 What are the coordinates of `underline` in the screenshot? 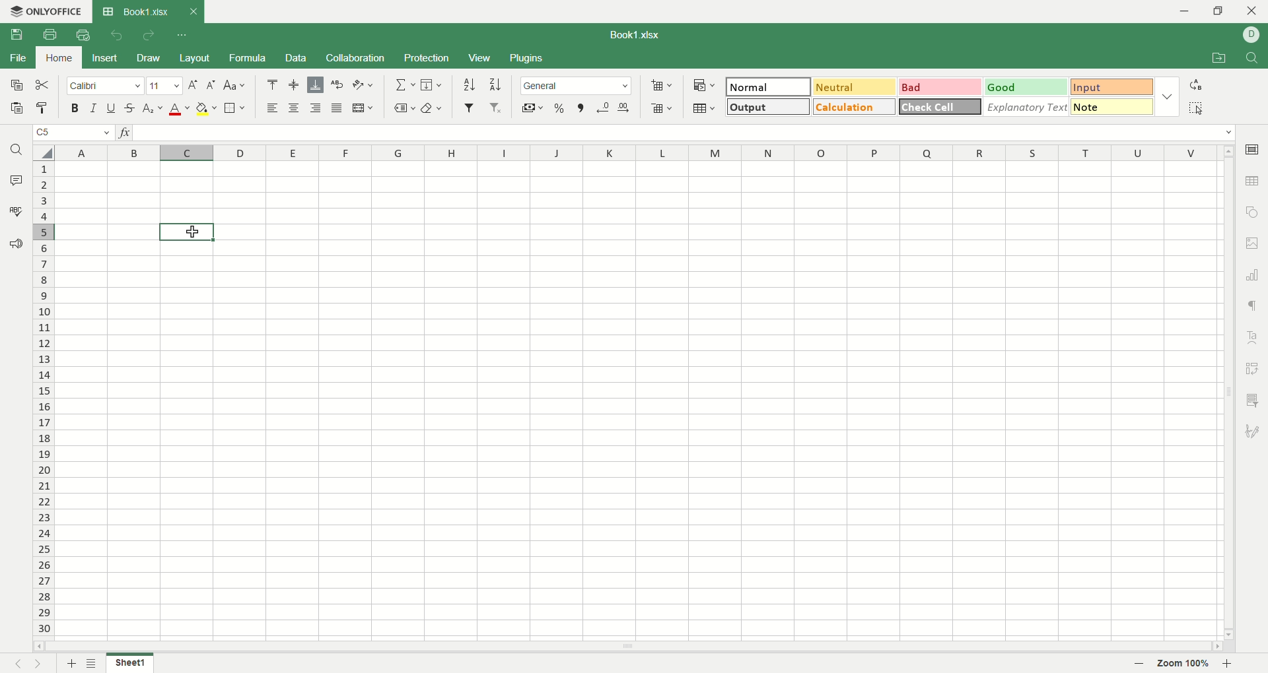 It's located at (110, 108).